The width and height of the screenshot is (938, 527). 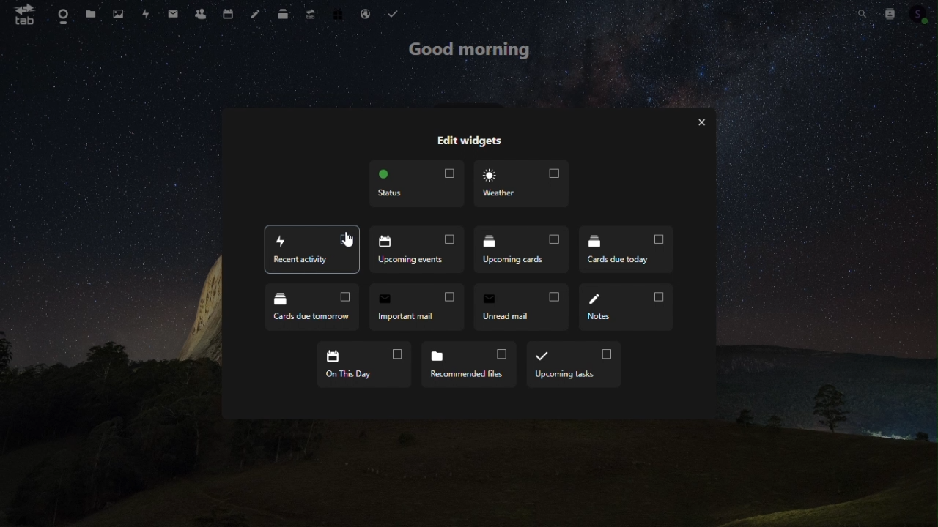 What do you see at coordinates (468, 141) in the screenshot?
I see `Edit widgets` at bounding box center [468, 141].